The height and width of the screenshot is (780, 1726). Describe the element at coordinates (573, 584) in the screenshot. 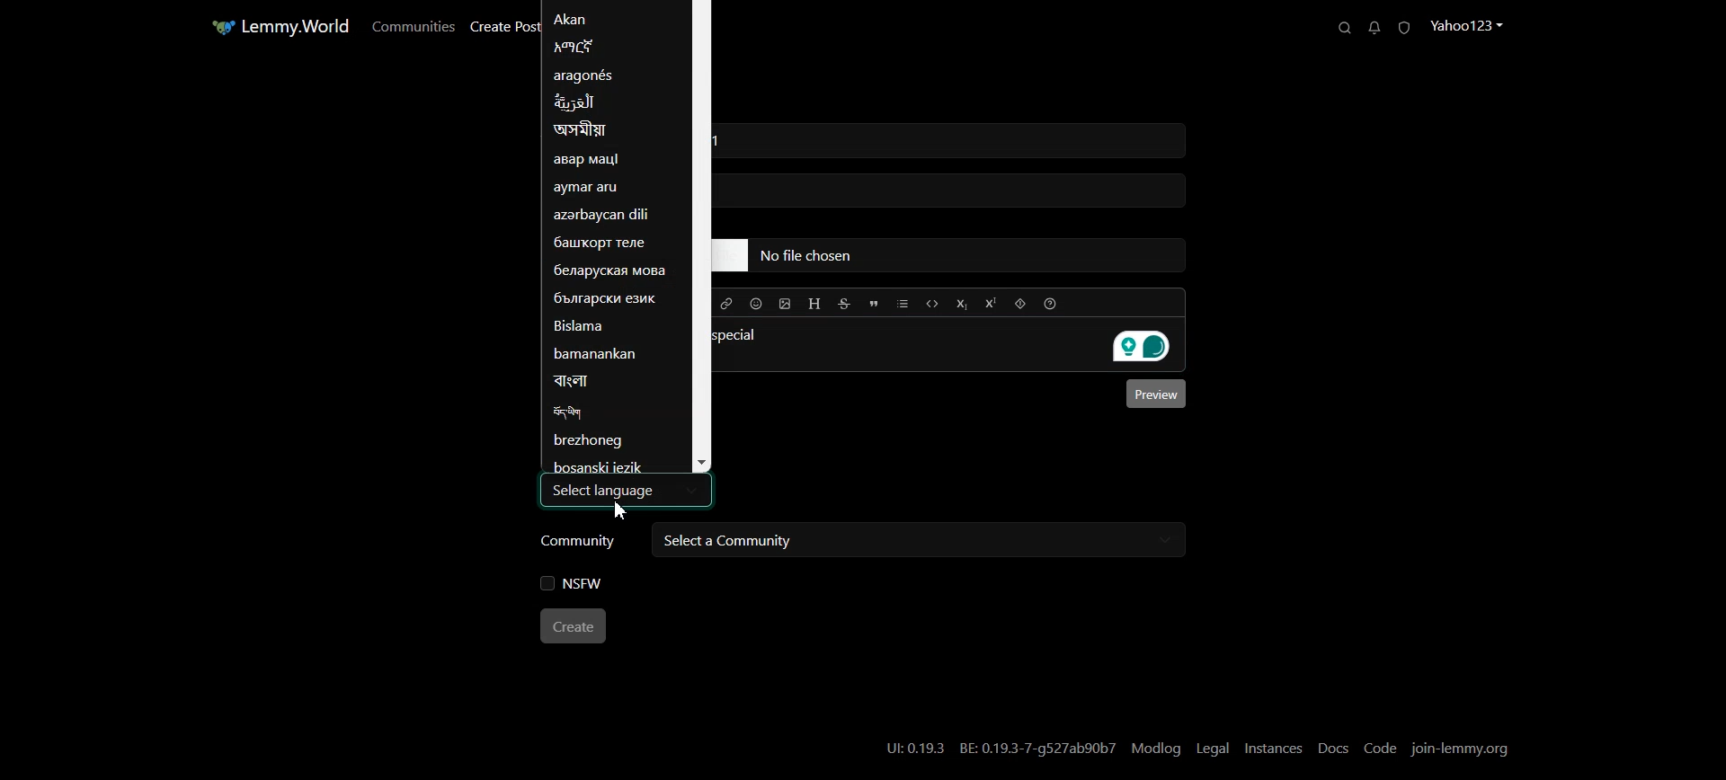

I see `NSFW` at that location.